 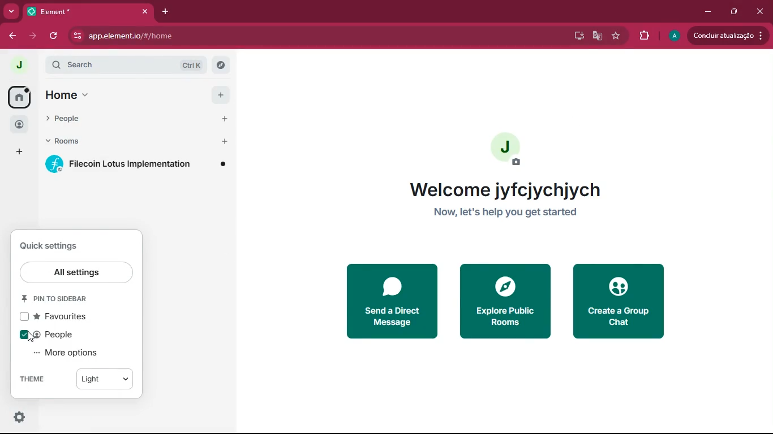 What do you see at coordinates (71, 353) in the screenshot?
I see `more options` at bounding box center [71, 353].